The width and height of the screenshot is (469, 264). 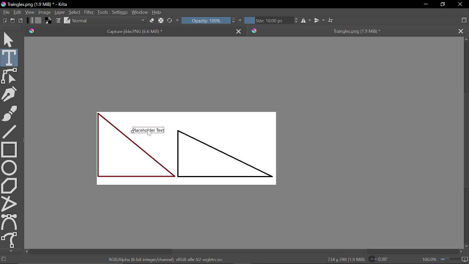 I want to click on Line tool, so click(x=9, y=132).